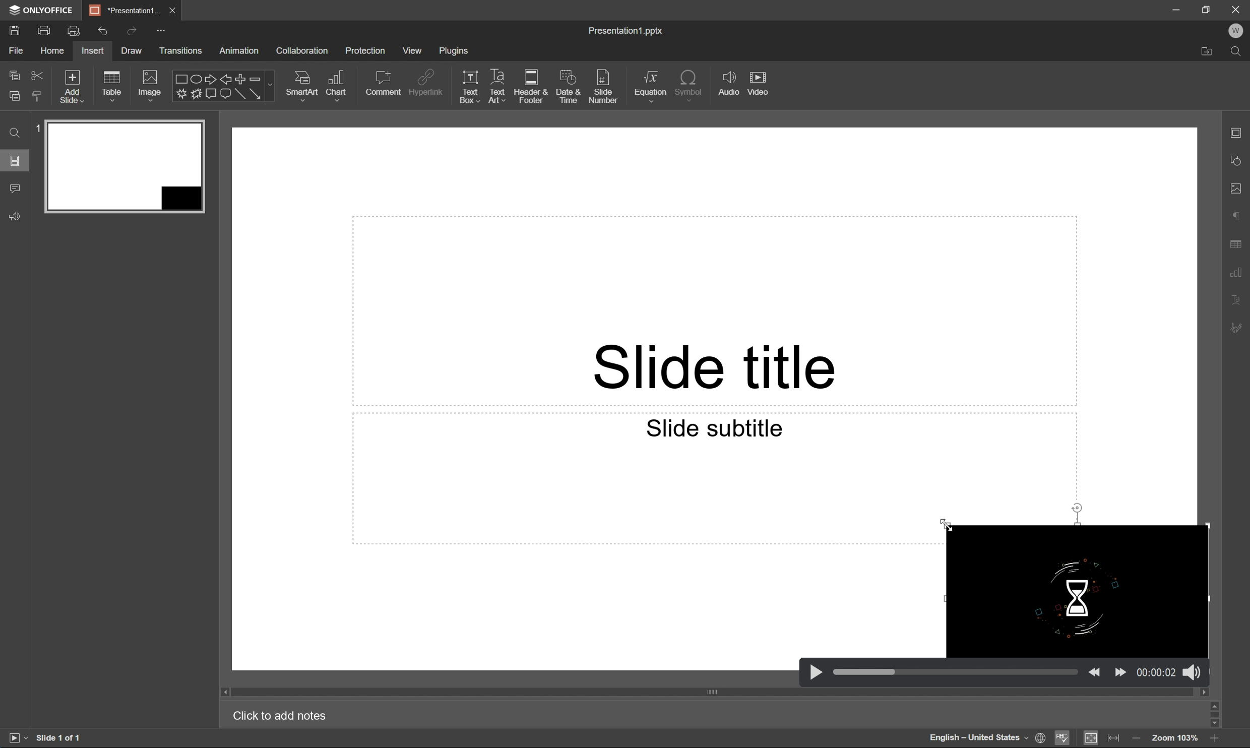 The width and height of the screenshot is (1250, 748). What do you see at coordinates (368, 50) in the screenshot?
I see `protection` at bounding box center [368, 50].